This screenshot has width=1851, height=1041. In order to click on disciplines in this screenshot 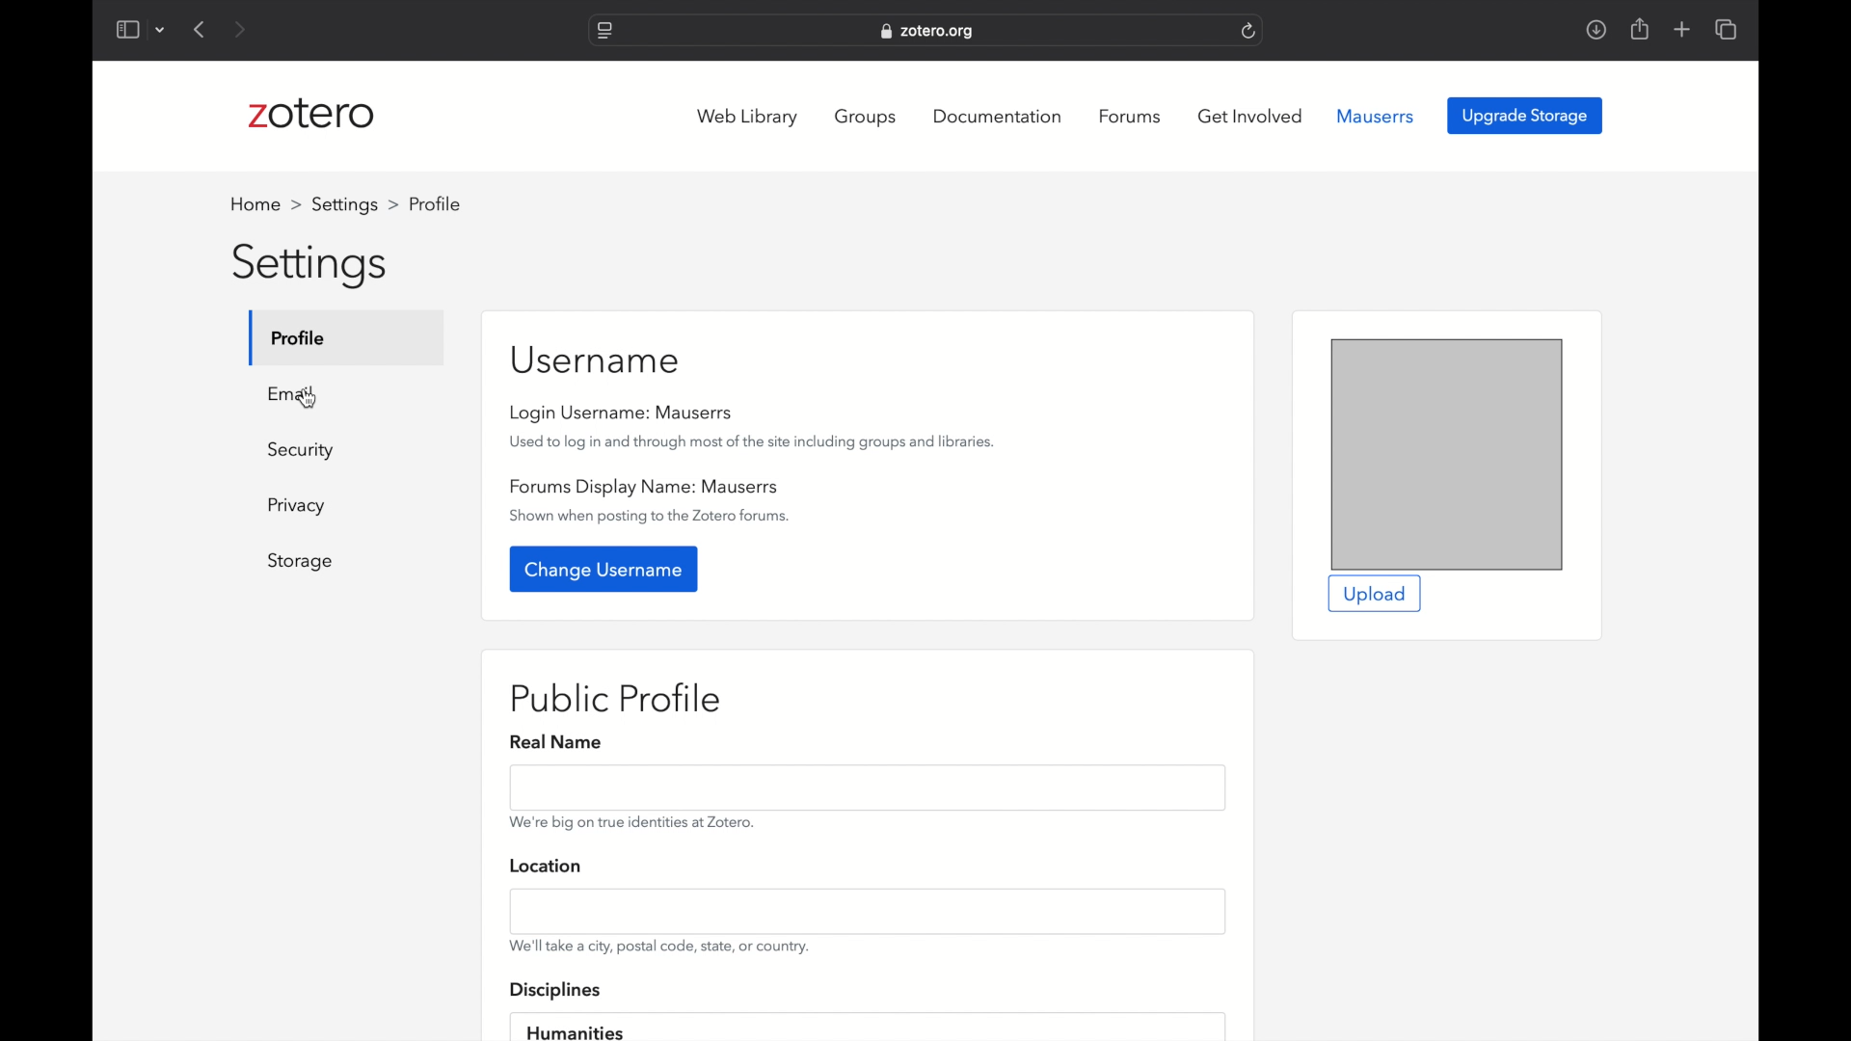, I will do `click(556, 992)`.